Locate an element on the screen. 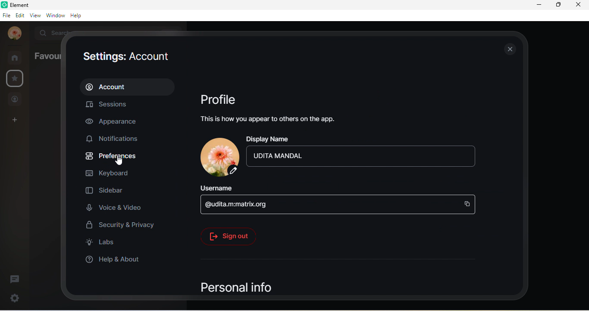  people is located at coordinates (16, 99).